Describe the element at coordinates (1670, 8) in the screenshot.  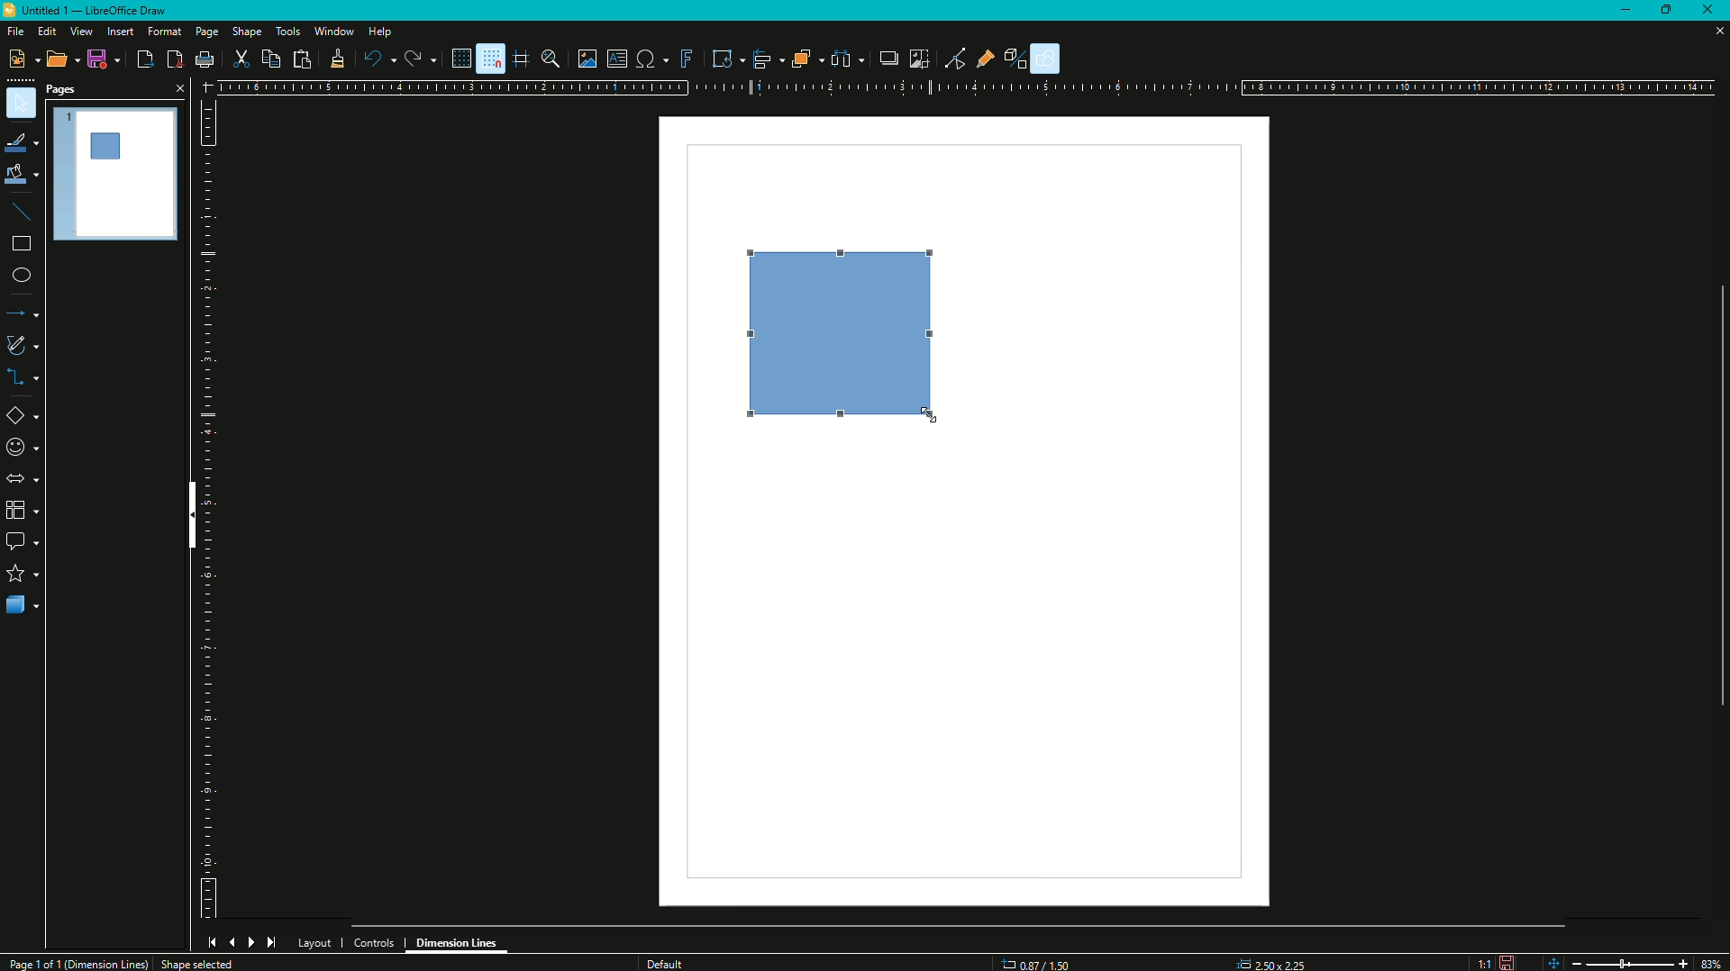
I see `Restore` at that location.